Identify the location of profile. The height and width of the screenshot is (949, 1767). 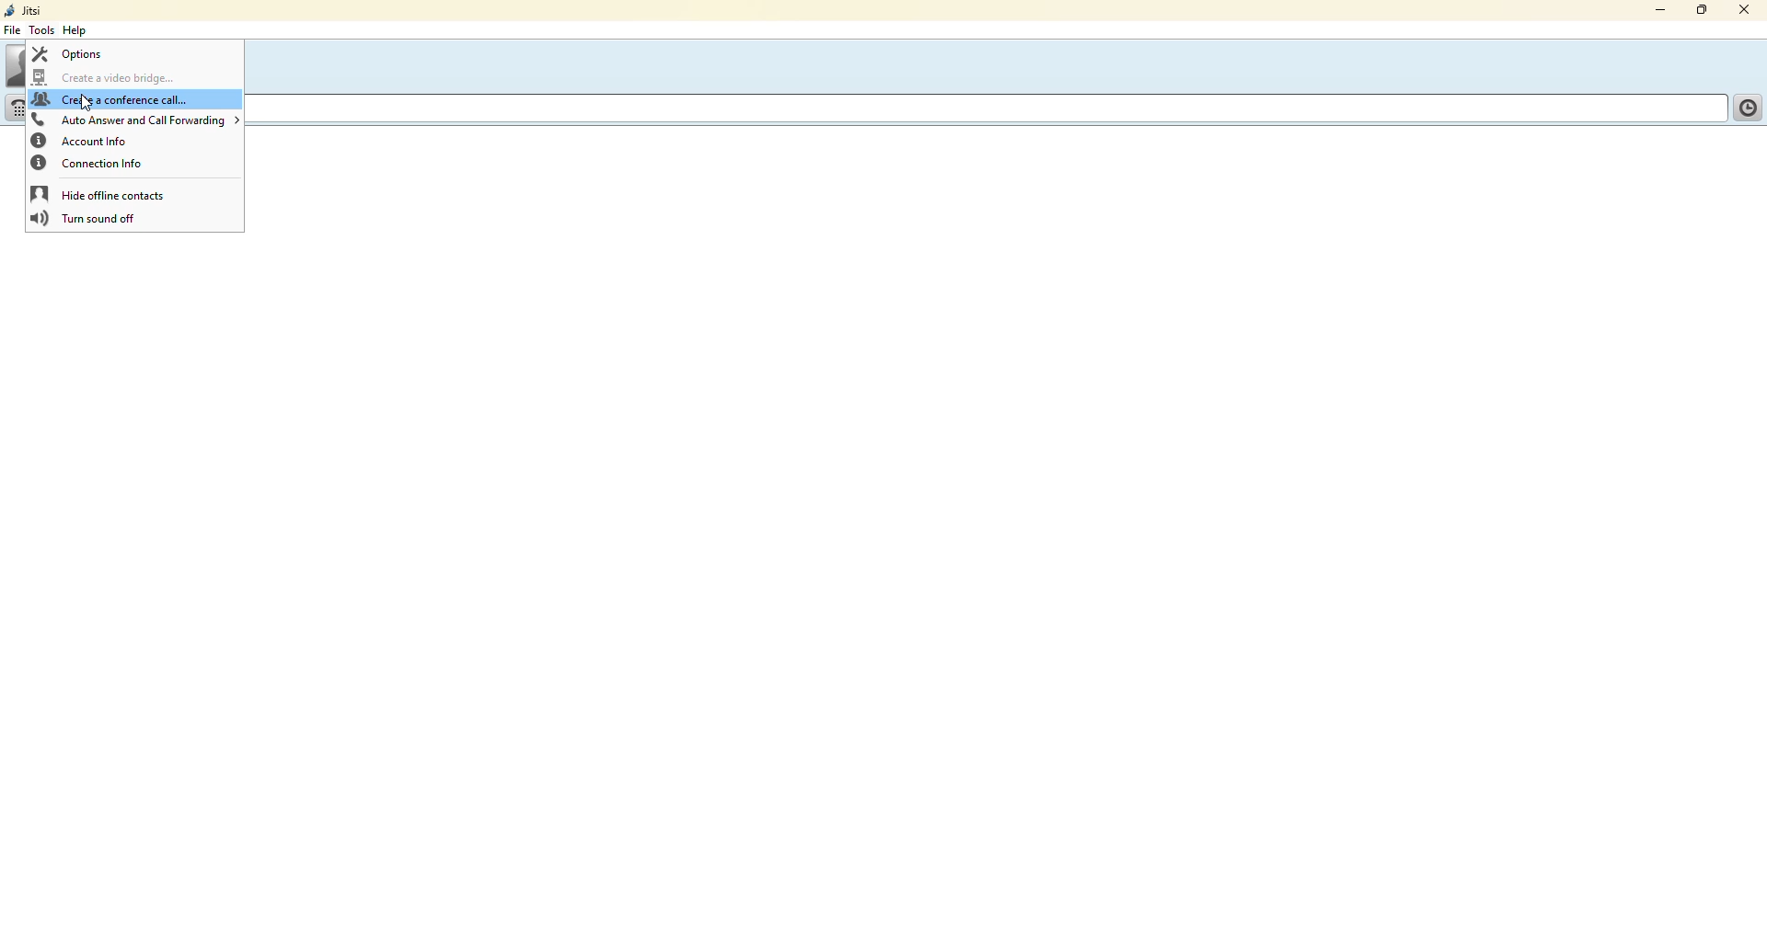
(11, 65).